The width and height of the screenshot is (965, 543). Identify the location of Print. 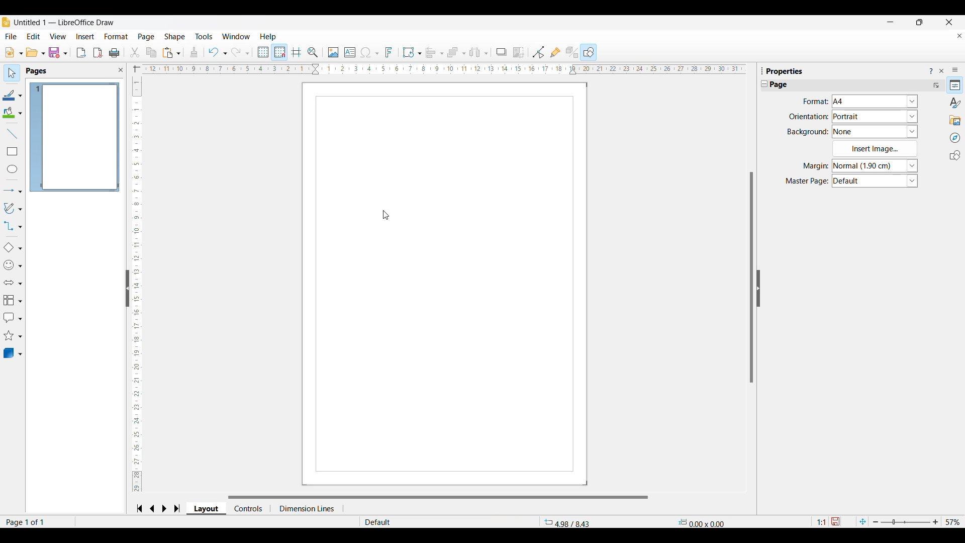
(115, 53).